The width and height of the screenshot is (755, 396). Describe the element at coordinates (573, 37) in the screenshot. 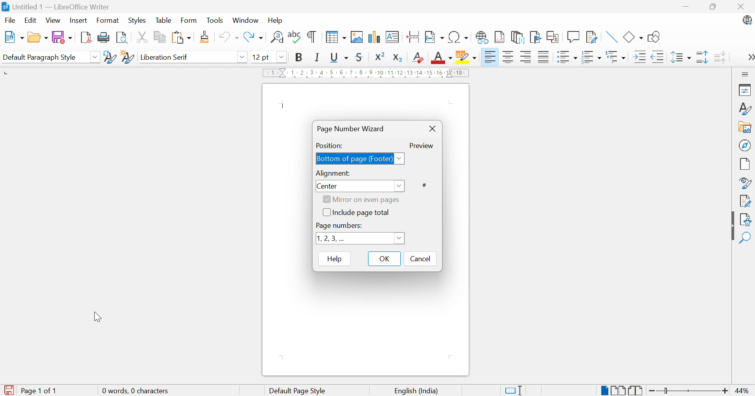

I see `Insert comment` at that location.